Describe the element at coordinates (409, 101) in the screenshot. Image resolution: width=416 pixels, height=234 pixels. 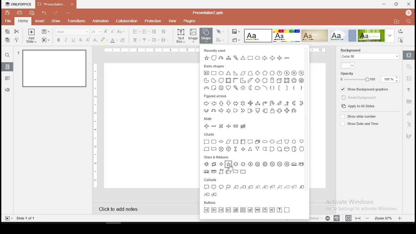
I see `table settings` at that location.